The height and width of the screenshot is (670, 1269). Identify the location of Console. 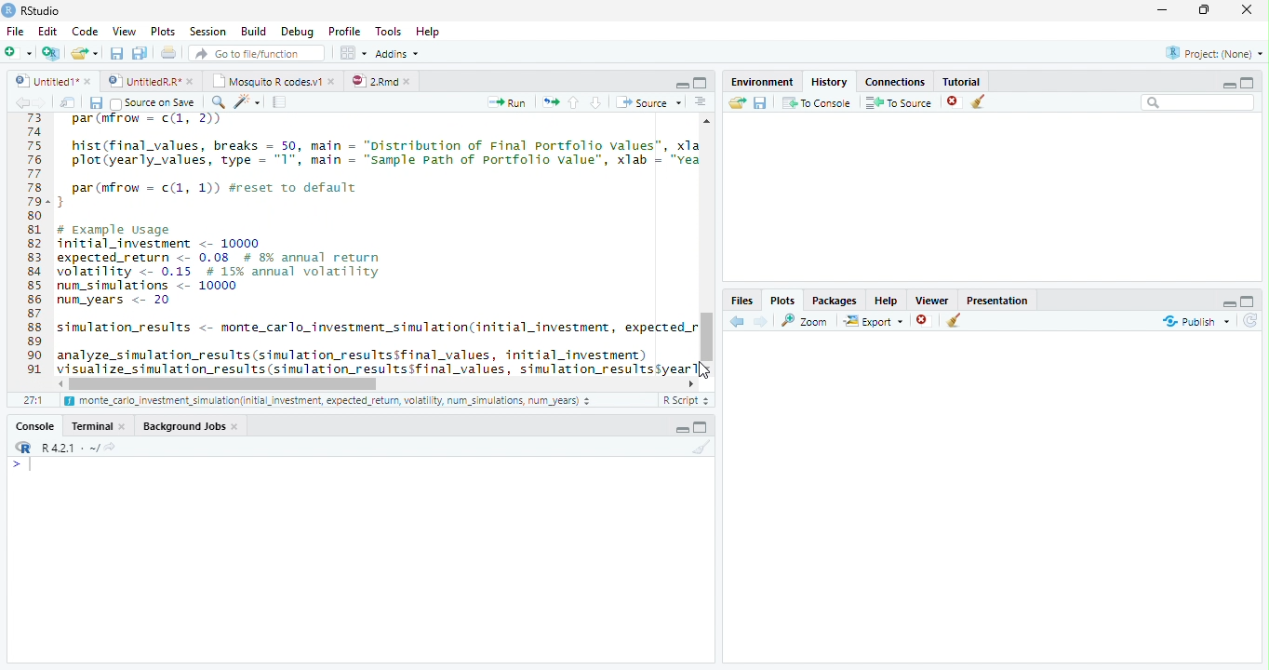
(360, 559).